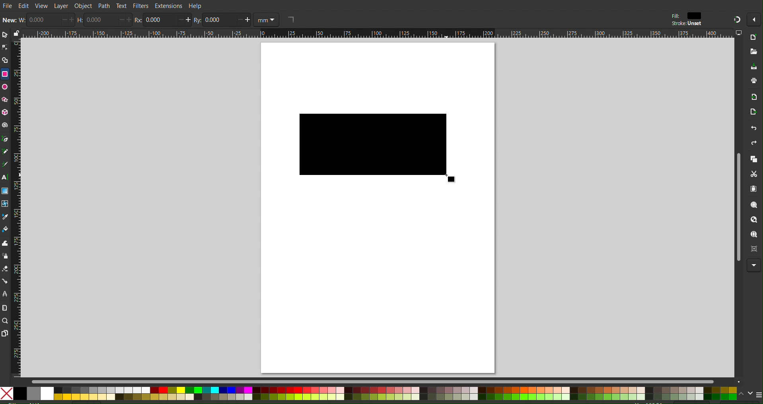  I want to click on Open, so click(753, 52).